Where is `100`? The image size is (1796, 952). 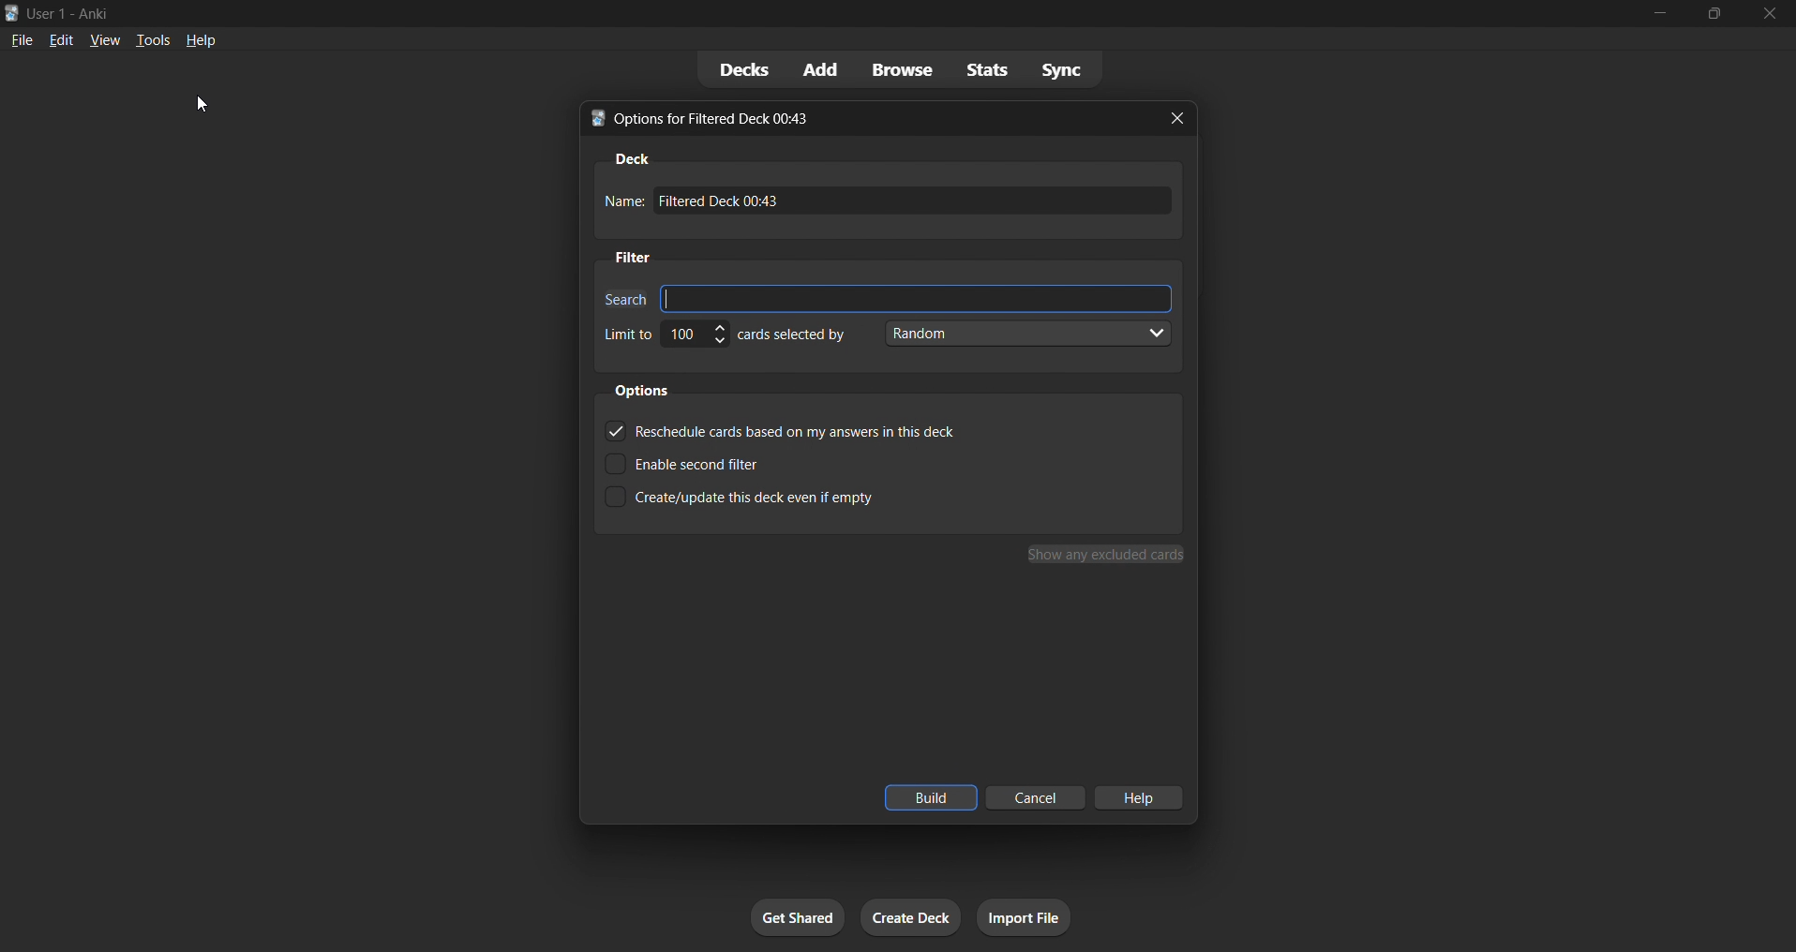
100 is located at coordinates (696, 338).